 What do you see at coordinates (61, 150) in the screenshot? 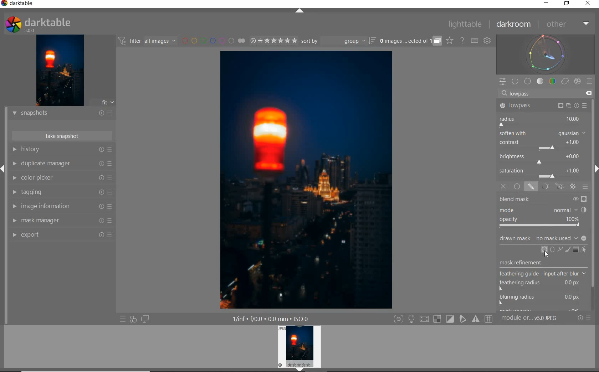
I see `HISTORY` at bounding box center [61, 150].